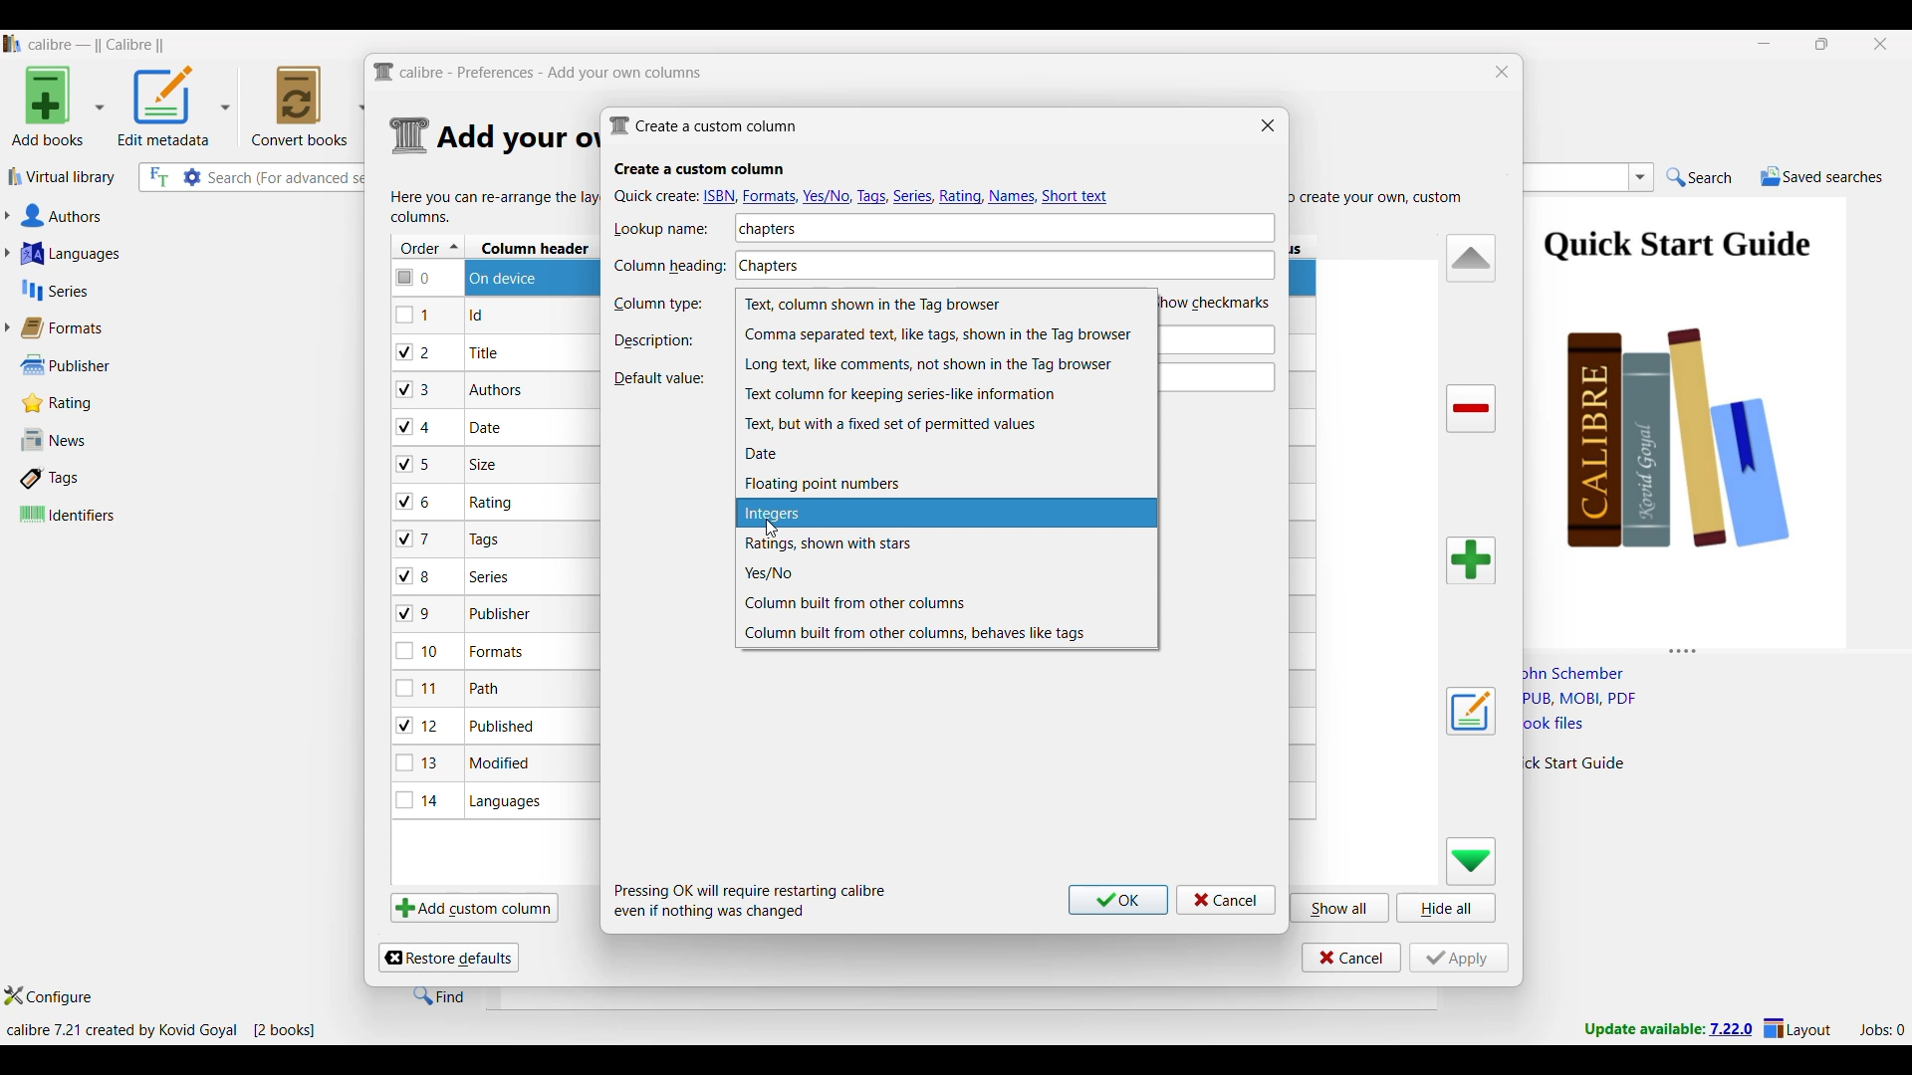 The width and height of the screenshot is (1912, 1075). I want to click on checkbox - 4, so click(414, 426).